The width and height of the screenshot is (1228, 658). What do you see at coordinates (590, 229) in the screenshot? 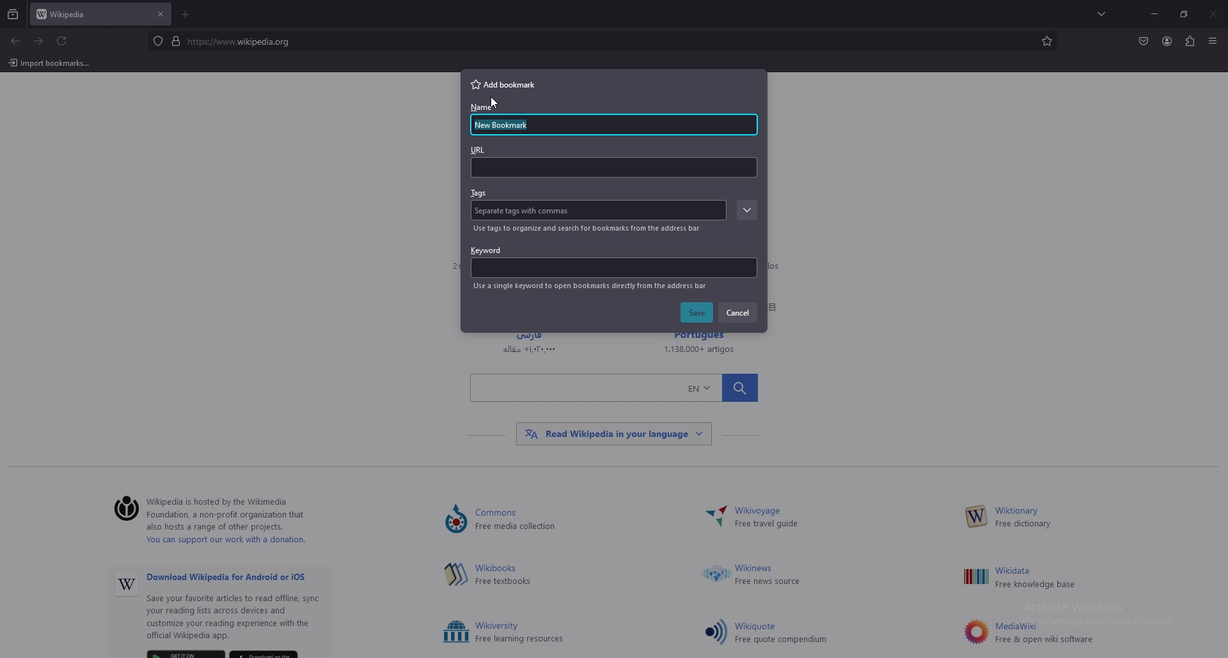
I see `info` at bounding box center [590, 229].